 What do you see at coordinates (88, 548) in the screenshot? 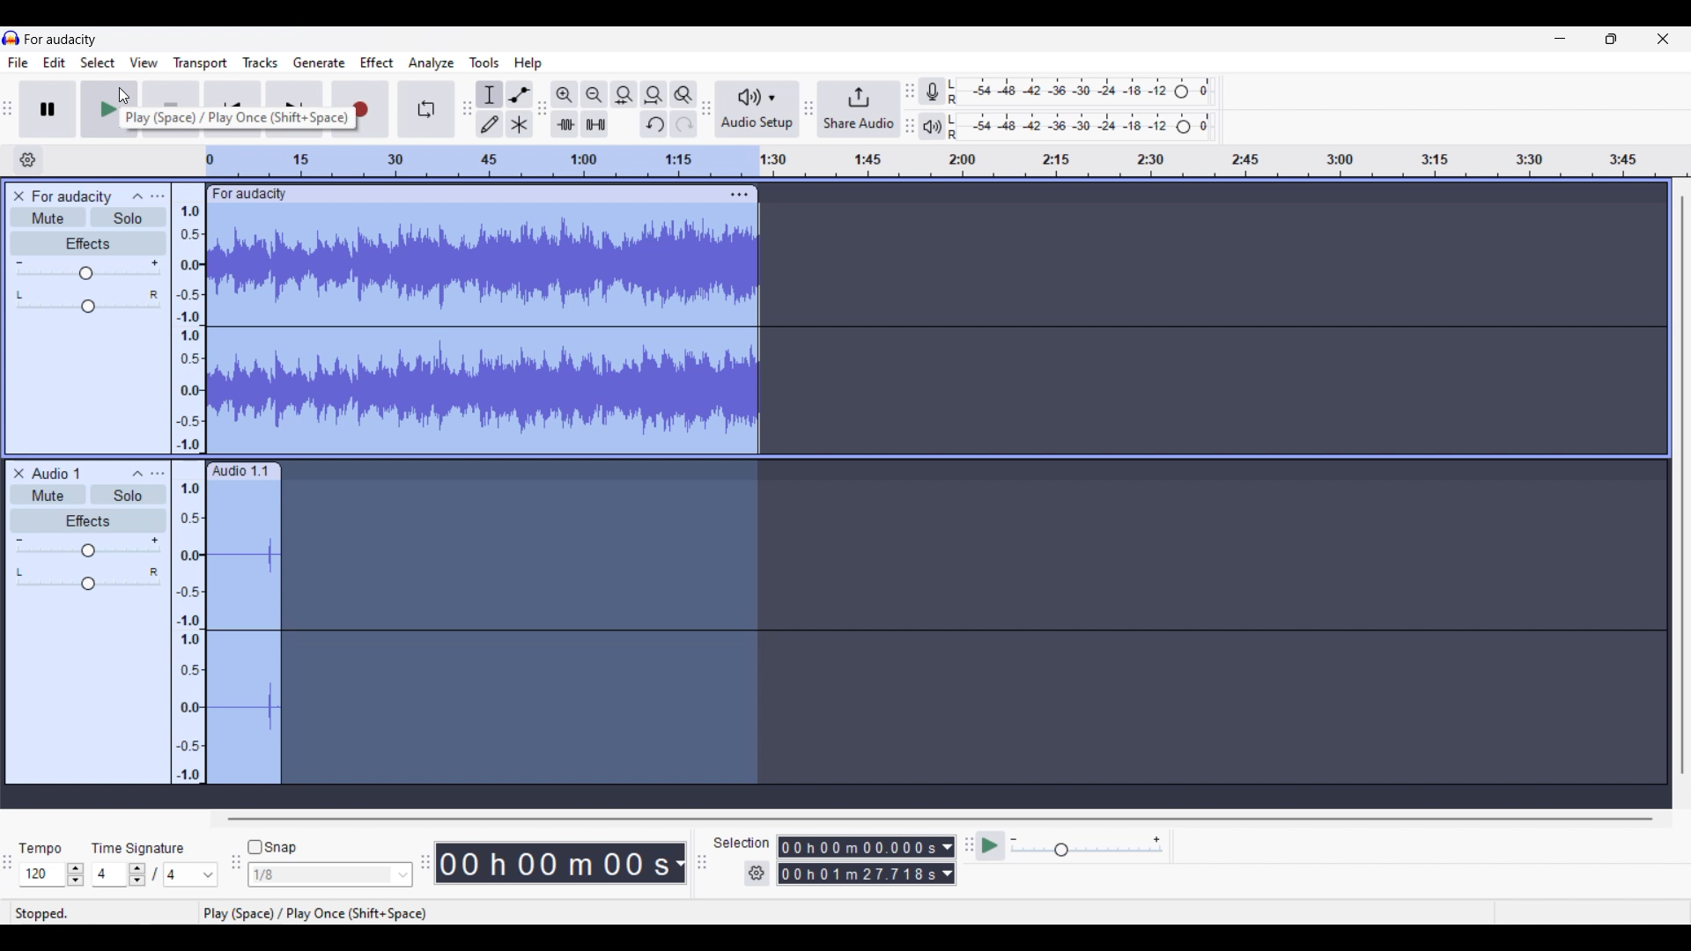
I see `gain` at bounding box center [88, 548].